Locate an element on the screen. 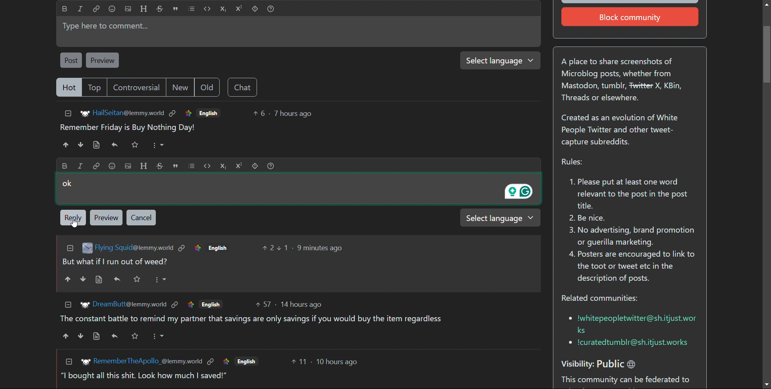 The width and height of the screenshot is (771, 389). language is located at coordinates (217, 248).